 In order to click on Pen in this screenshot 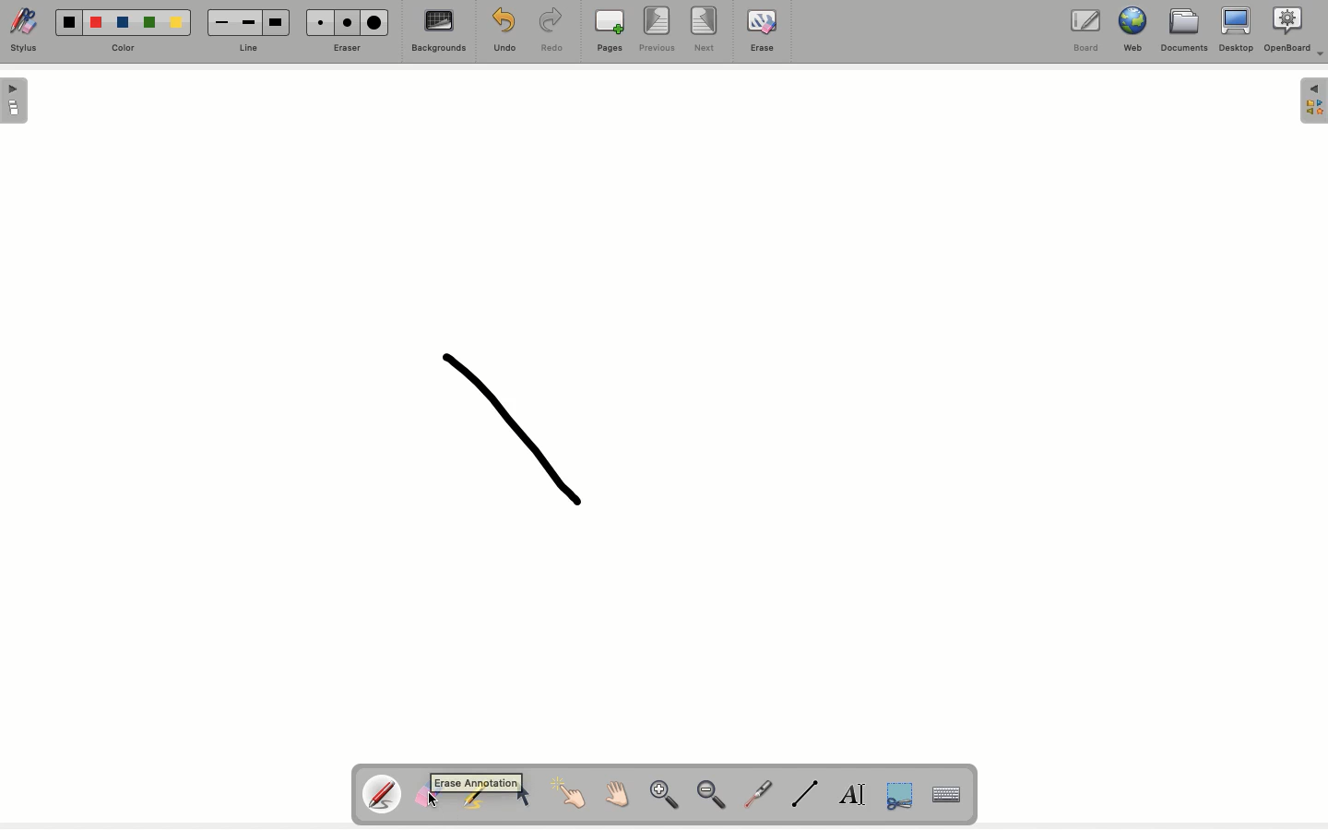, I will do `click(384, 793)`.